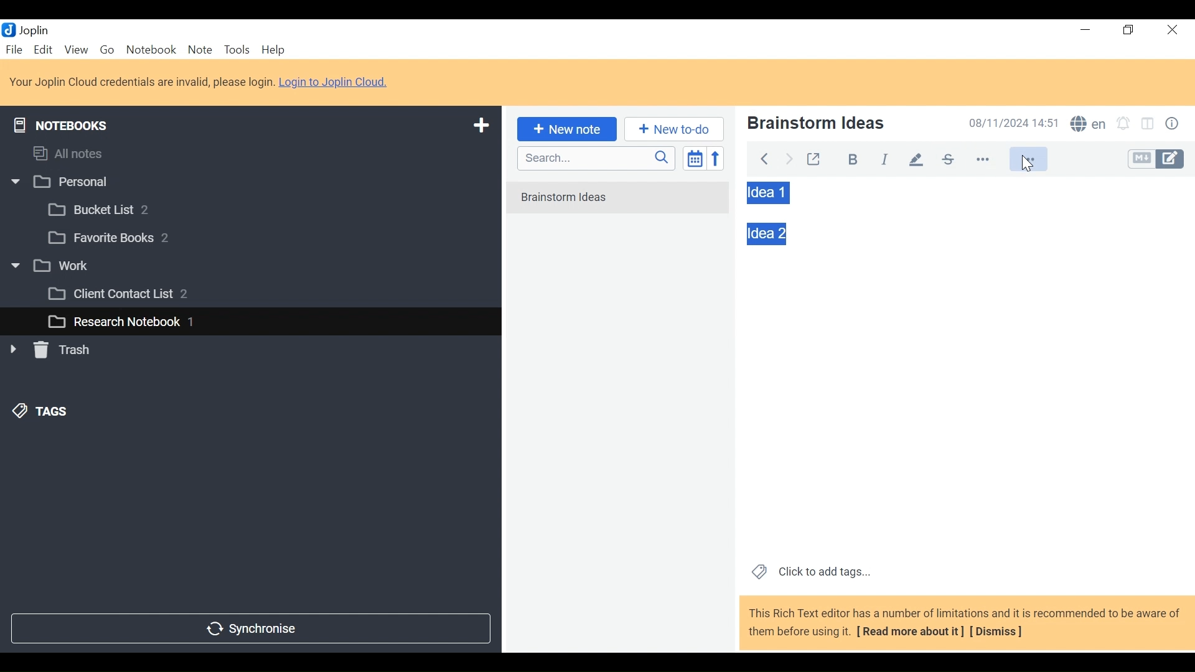 The height and width of the screenshot is (672, 1195). Describe the element at coordinates (123, 208) in the screenshot. I see `[3 Bucket List 2` at that location.